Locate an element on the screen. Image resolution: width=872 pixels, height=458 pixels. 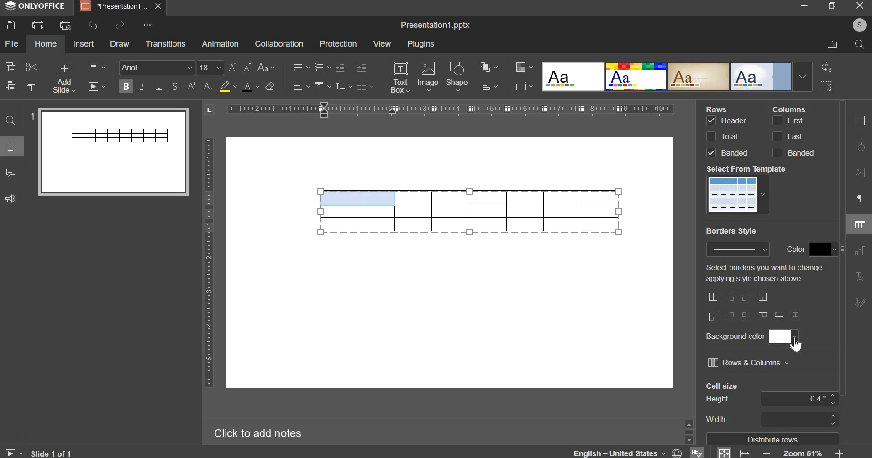
Cursor is located at coordinates (797, 345).